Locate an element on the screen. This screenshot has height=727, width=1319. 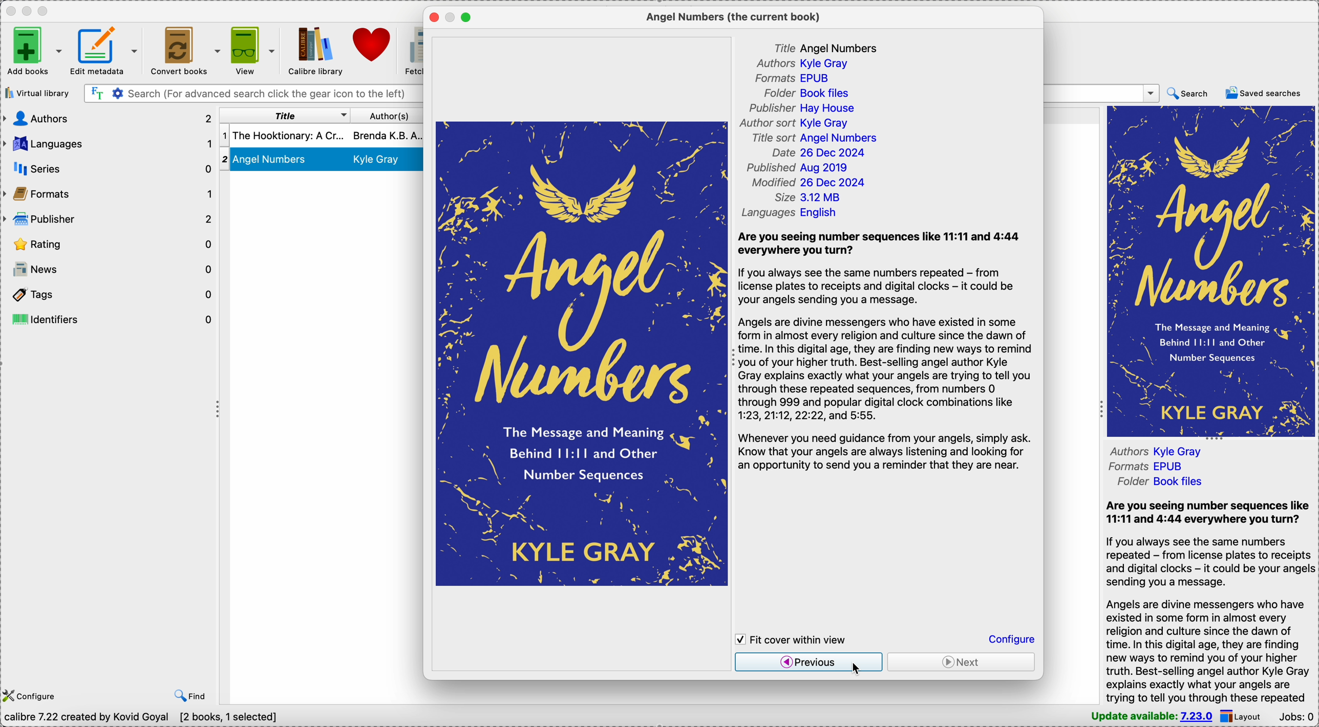
The Hooktionary book is located at coordinates (323, 136).